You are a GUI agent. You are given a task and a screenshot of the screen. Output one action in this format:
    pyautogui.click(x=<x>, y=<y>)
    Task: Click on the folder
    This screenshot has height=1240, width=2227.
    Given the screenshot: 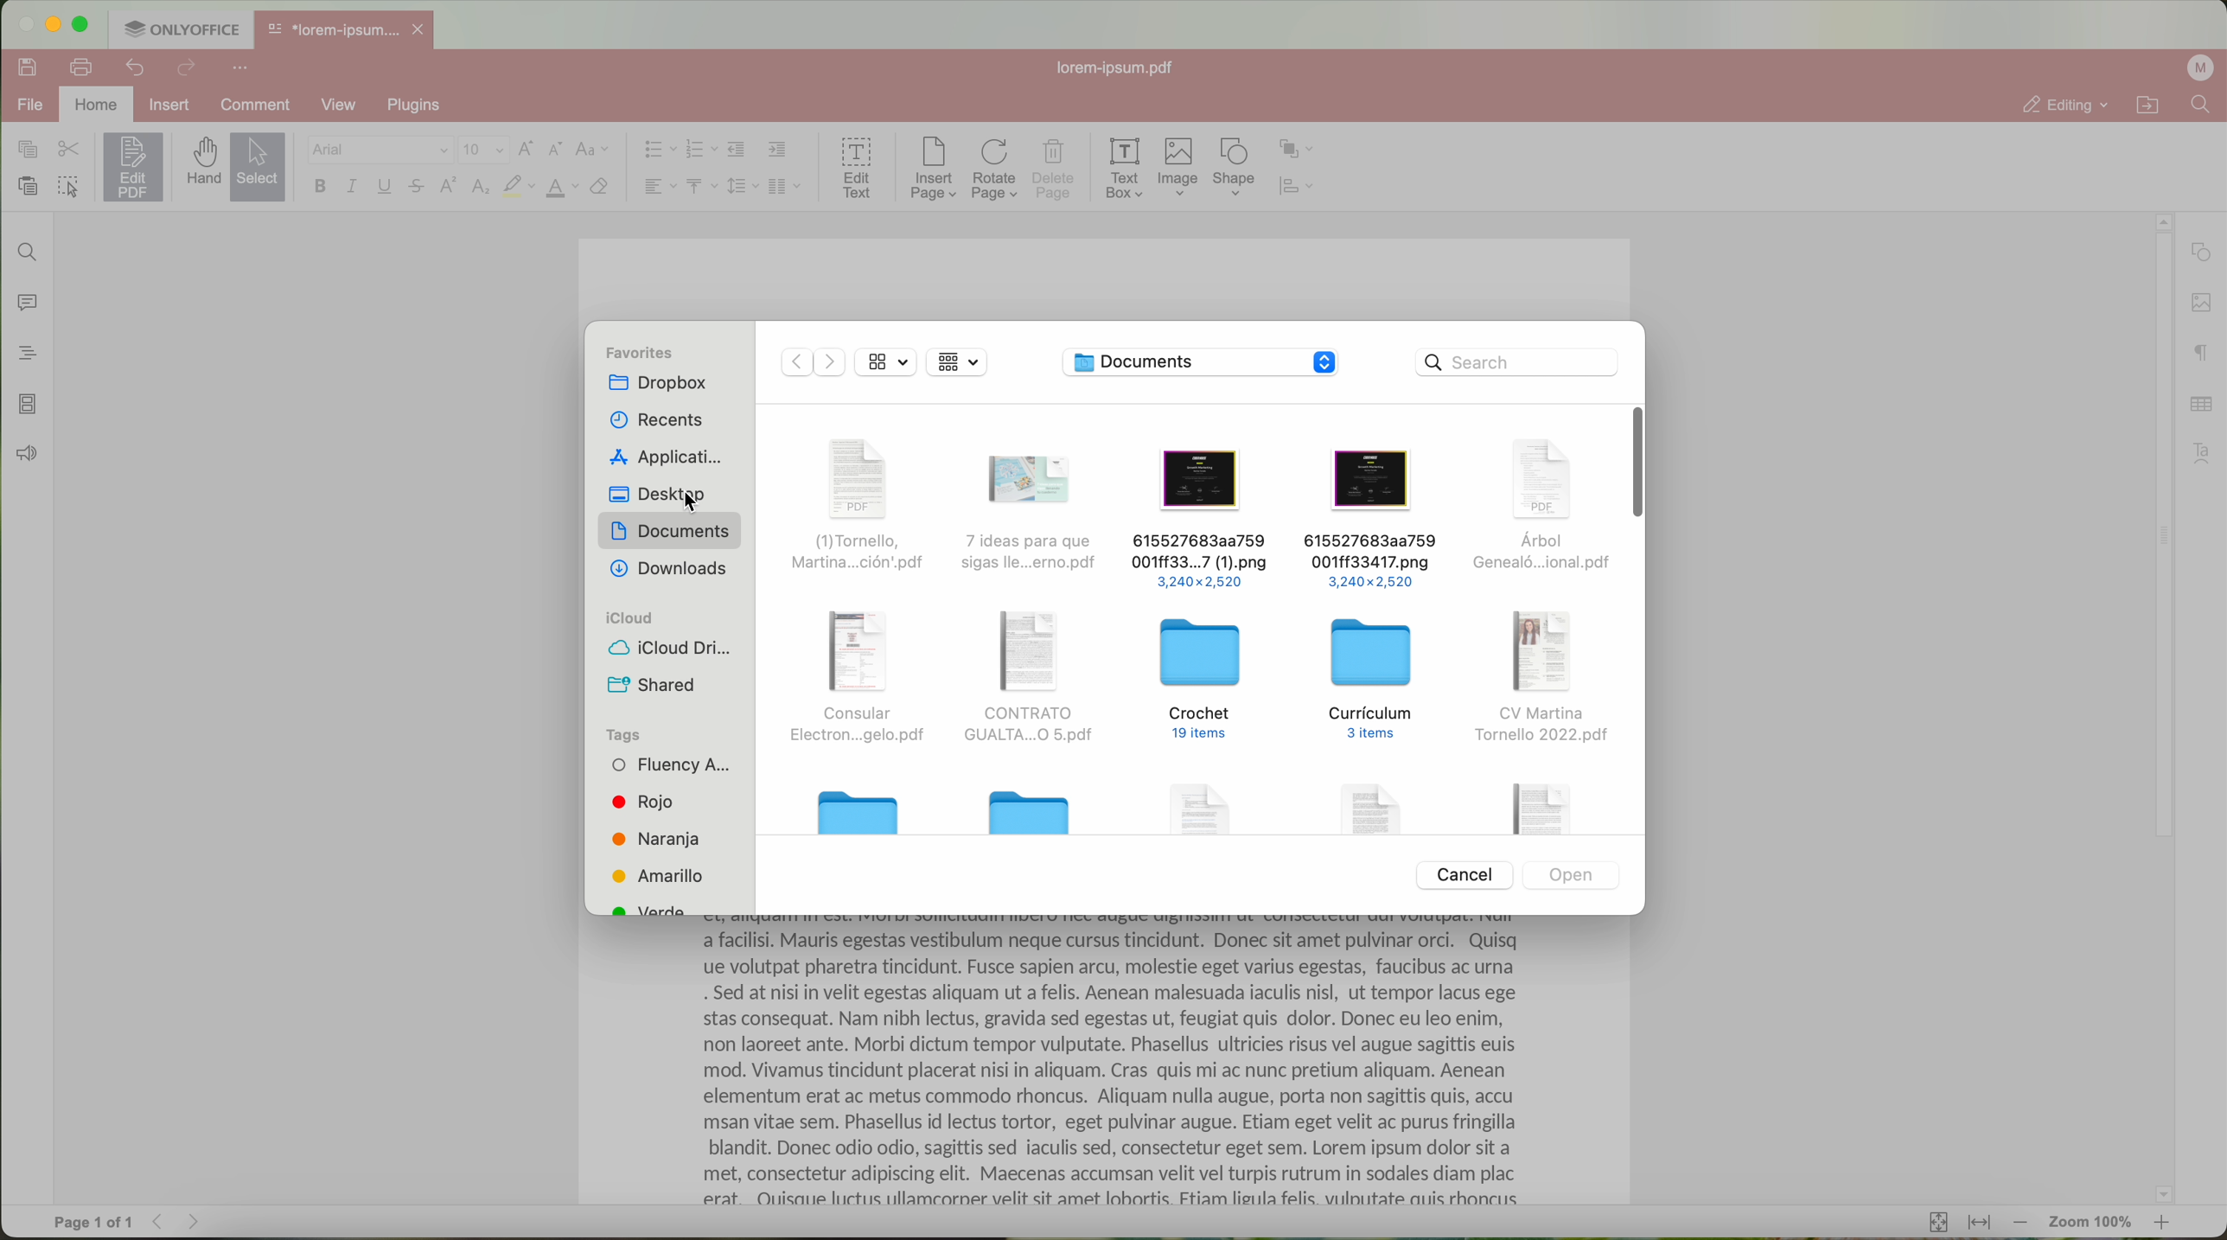 What is the action you would take?
    pyautogui.click(x=1030, y=809)
    